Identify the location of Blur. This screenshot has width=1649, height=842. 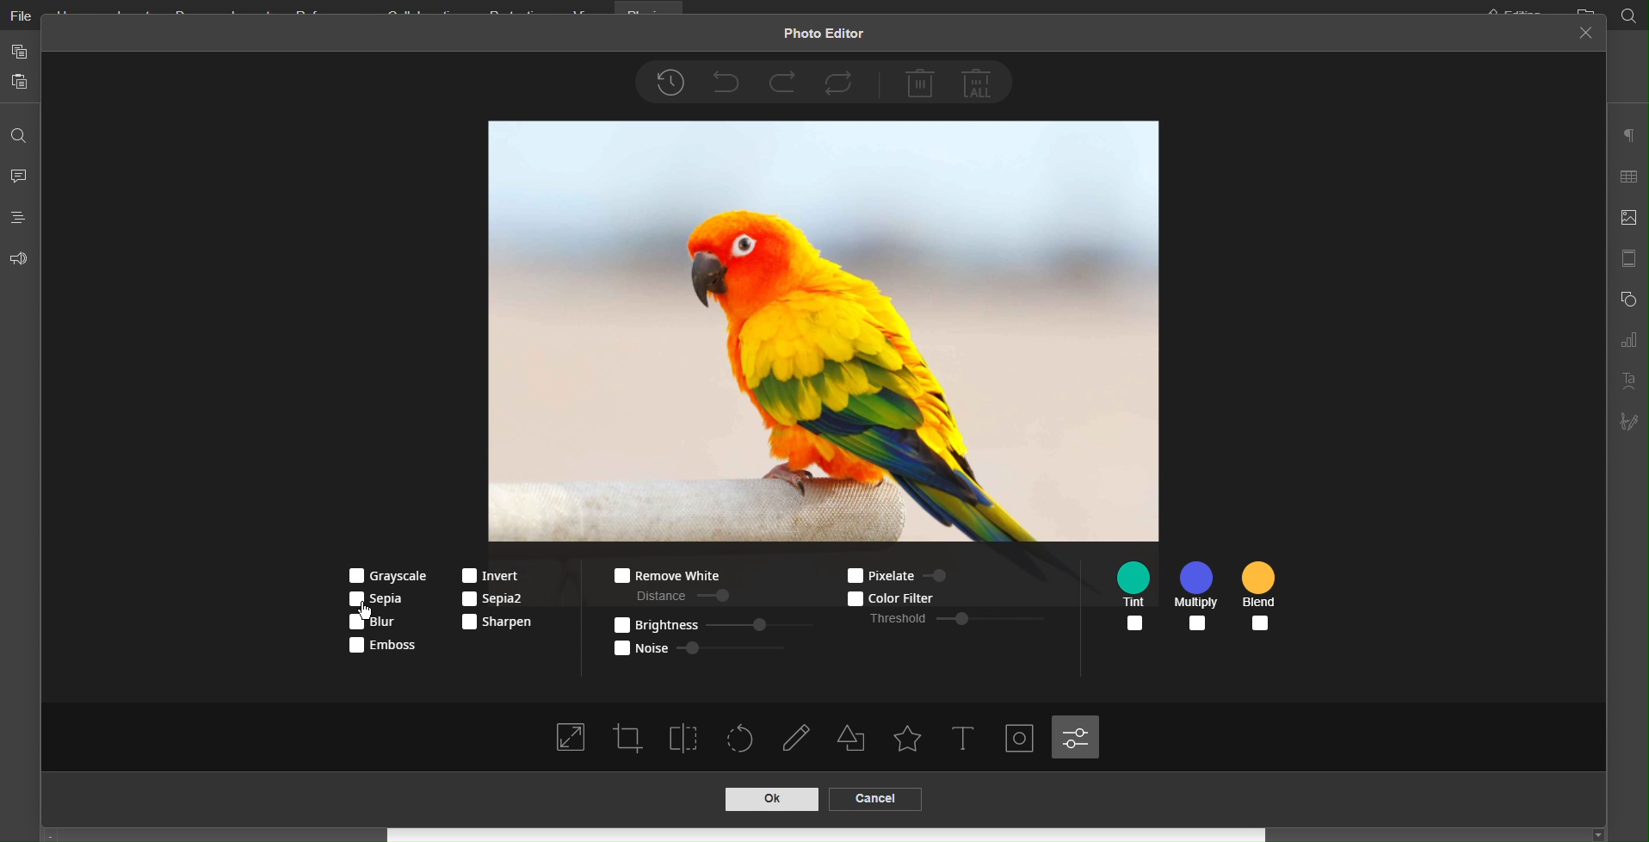
(379, 624).